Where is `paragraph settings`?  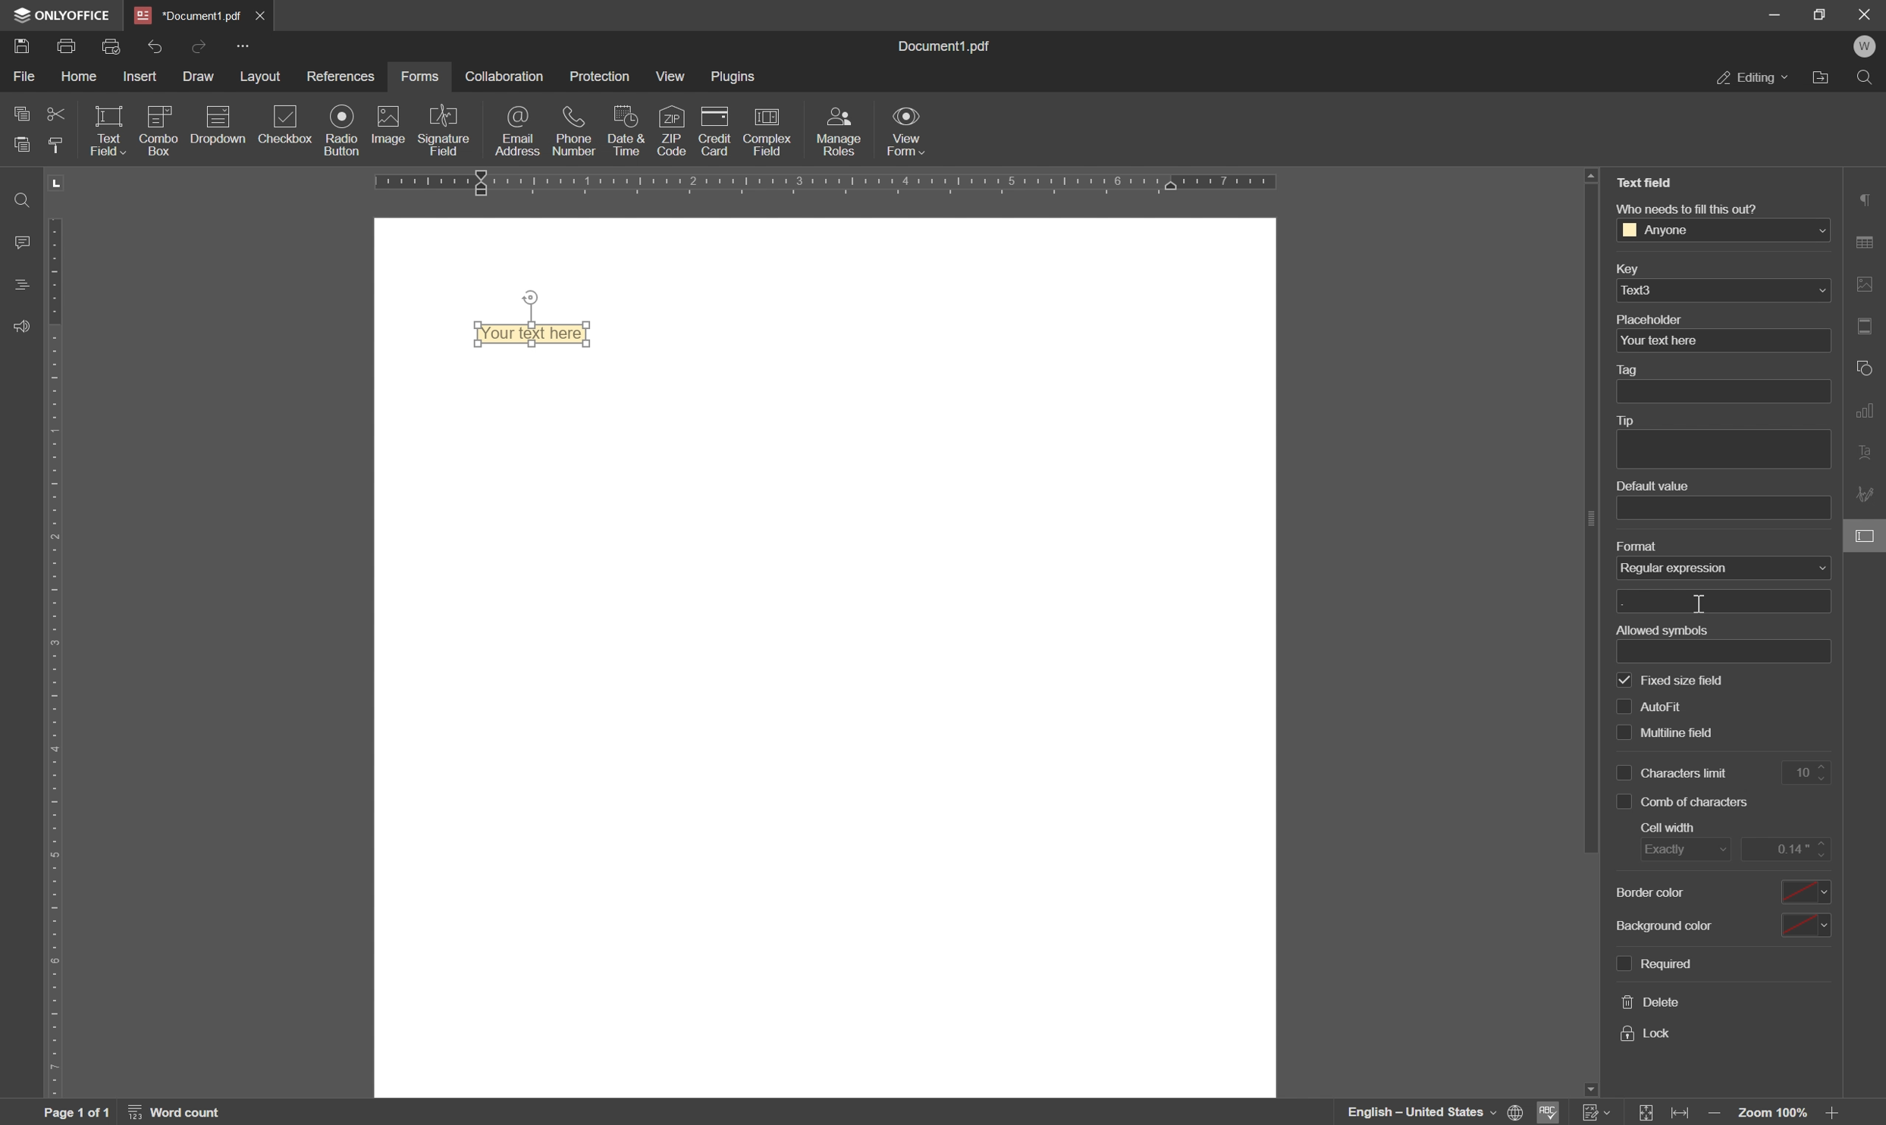 paragraph settings is located at coordinates (1867, 199).